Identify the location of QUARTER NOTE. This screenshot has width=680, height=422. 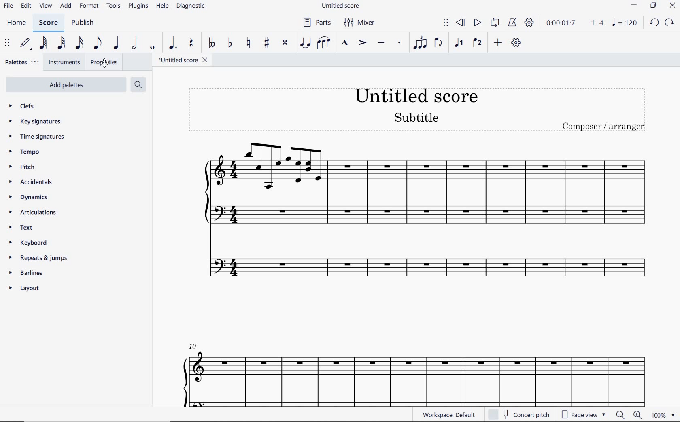
(117, 42).